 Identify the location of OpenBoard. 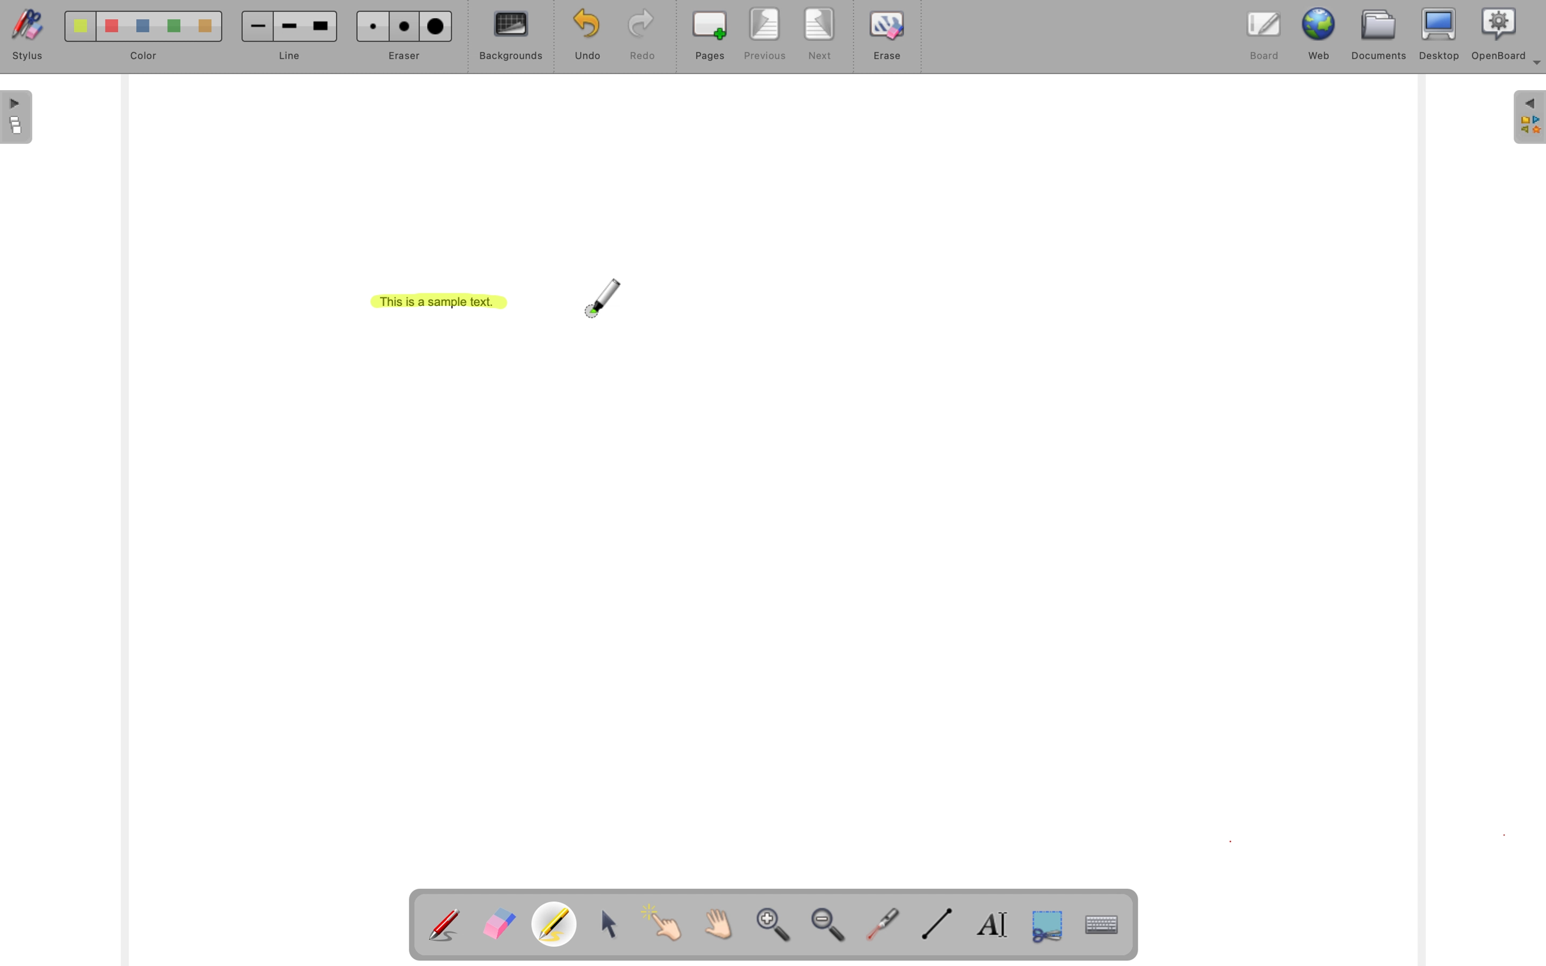
(1507, 36).